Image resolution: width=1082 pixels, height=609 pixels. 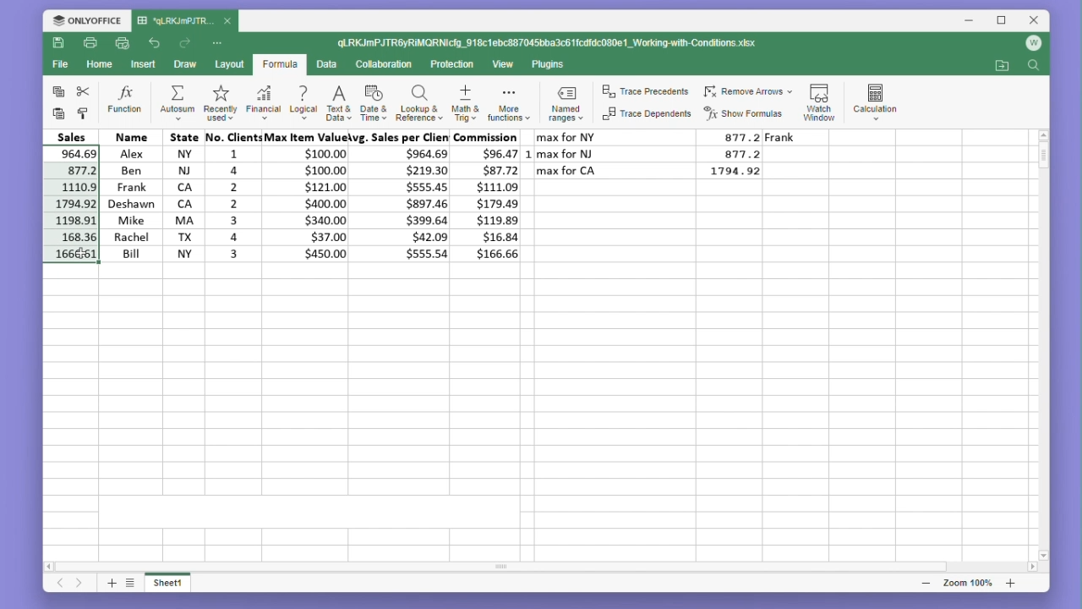 I want to click on close, so click(x=228, y=20).